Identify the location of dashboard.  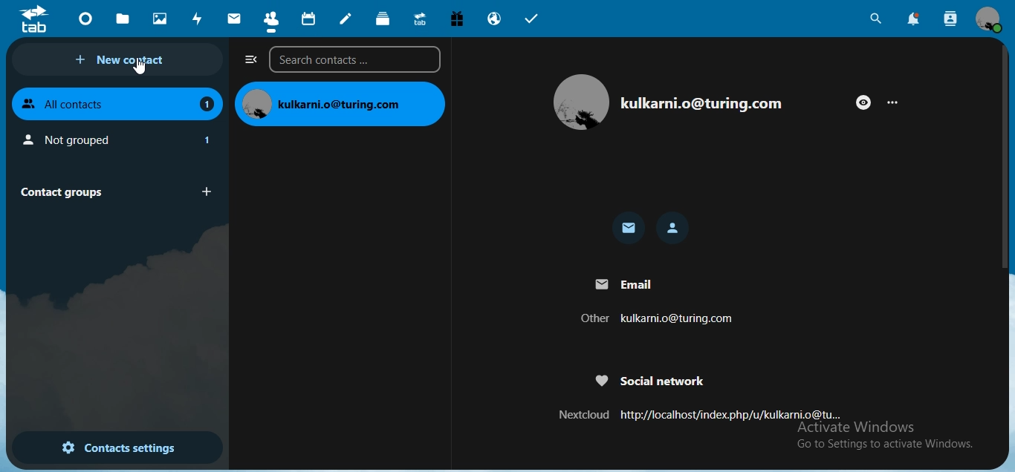
(85, 18).